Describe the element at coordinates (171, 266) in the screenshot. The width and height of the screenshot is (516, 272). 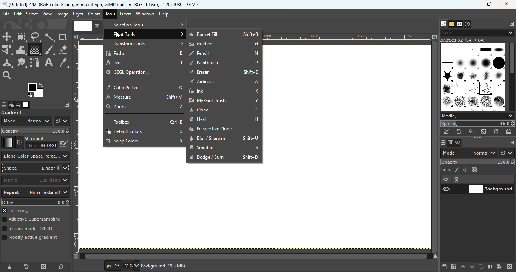
I see `Background` at that location.